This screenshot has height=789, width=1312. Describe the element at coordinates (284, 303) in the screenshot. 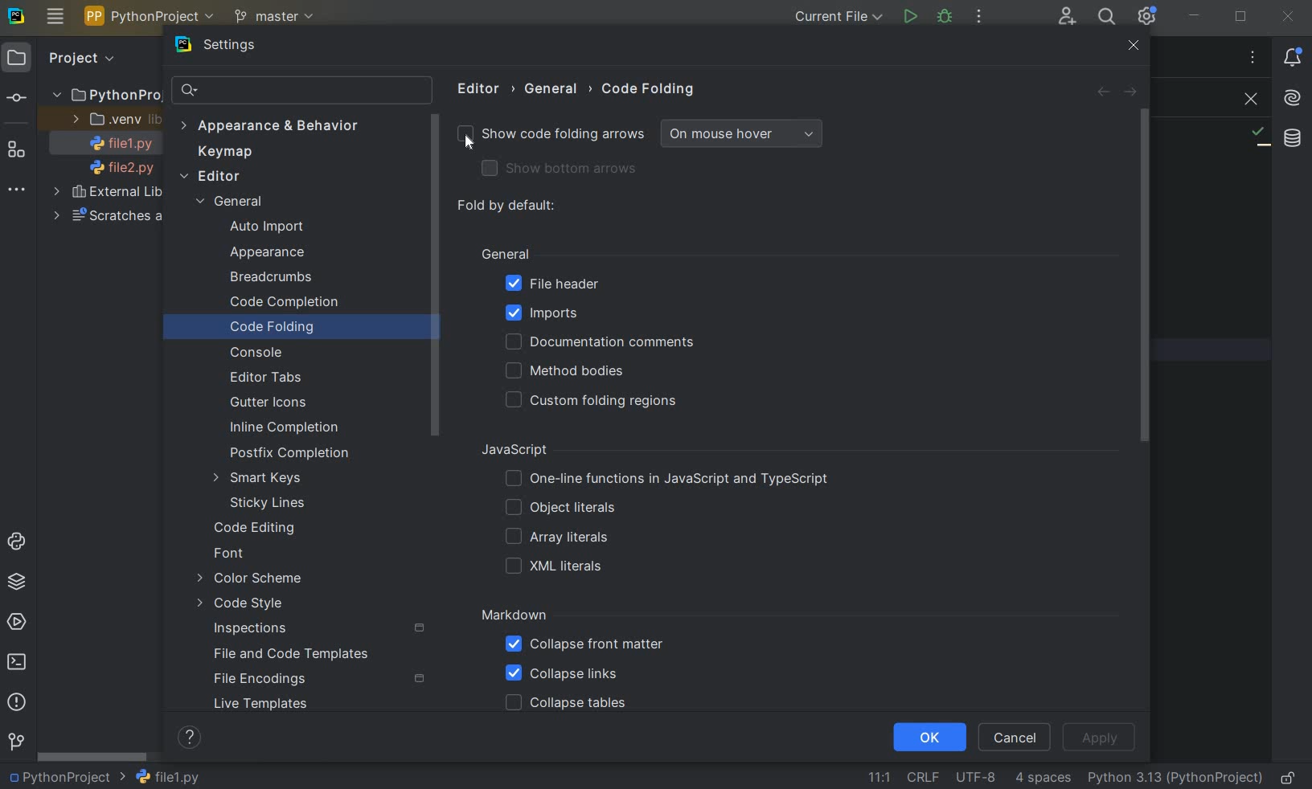

I see `CODE COMPLETION` at that location.